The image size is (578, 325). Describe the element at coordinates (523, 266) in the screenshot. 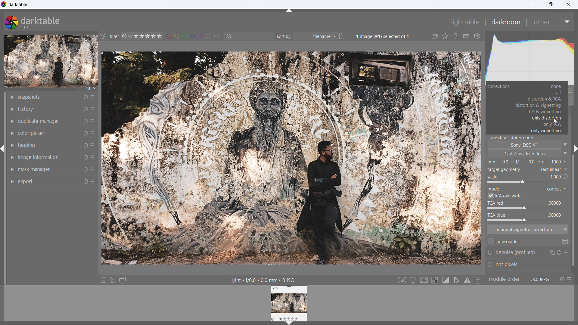

I see `hot pixels` at that location.